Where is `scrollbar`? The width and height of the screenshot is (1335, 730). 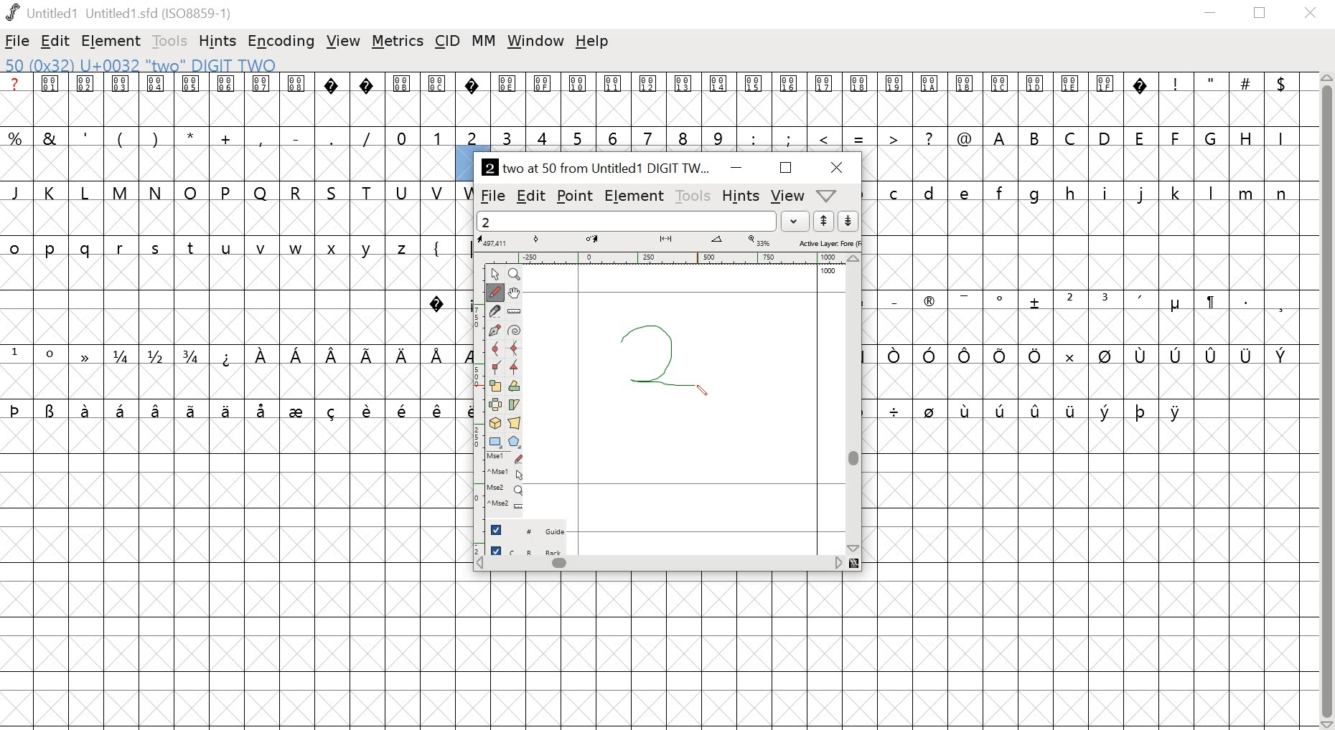 scrollbar is located at coordinates (853, 404).